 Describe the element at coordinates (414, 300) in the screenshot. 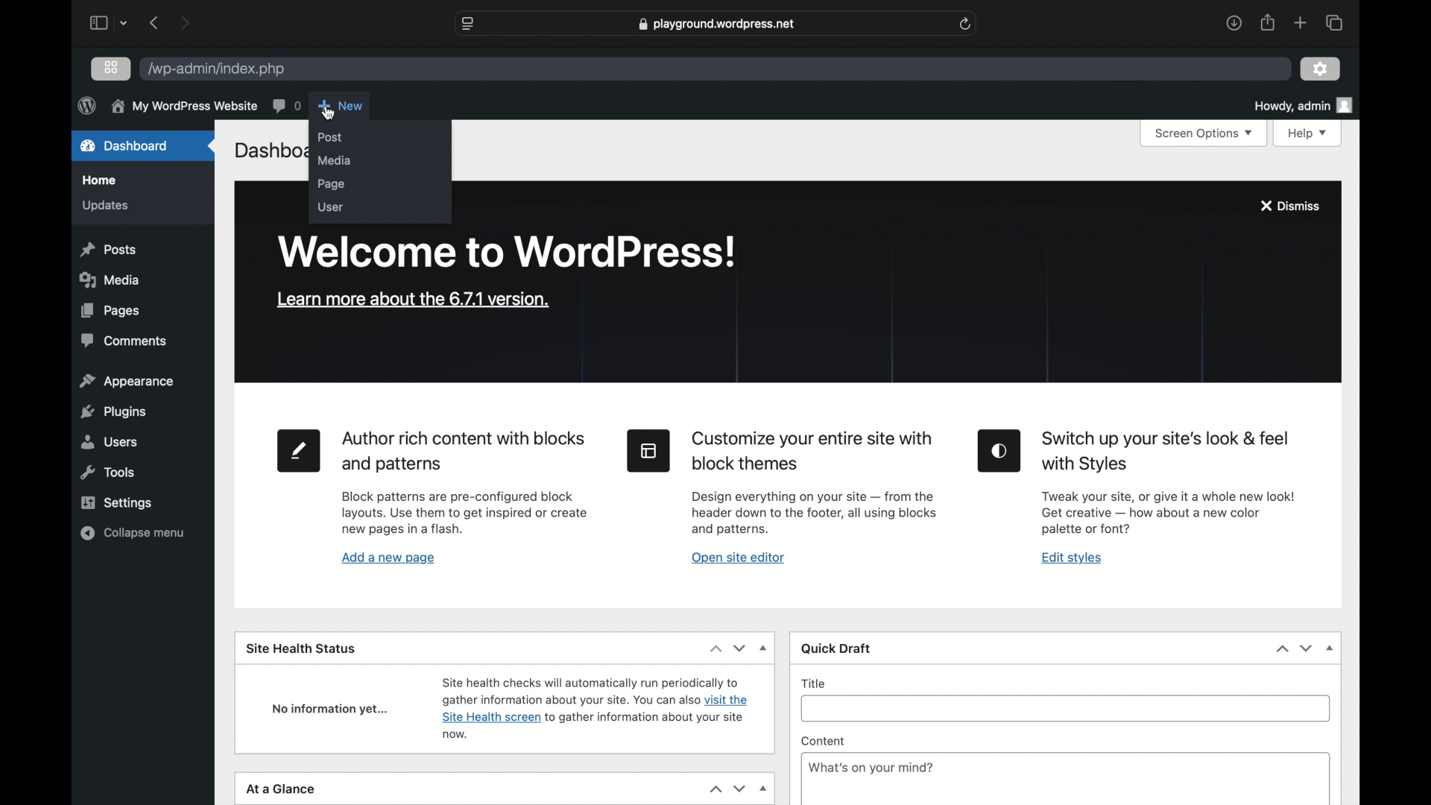

I see `learn more about the version 6.7.1` at that location.